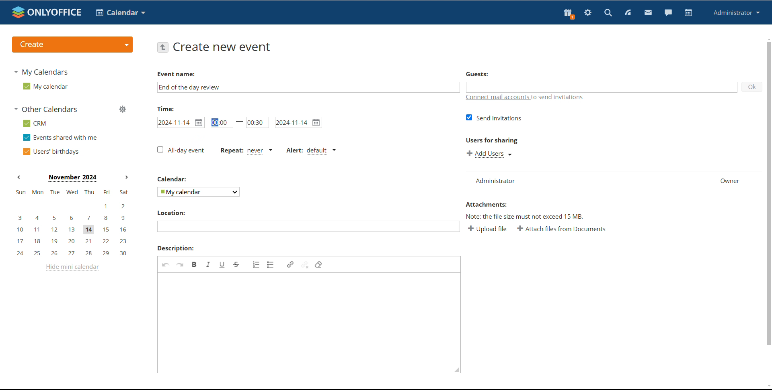  Describe the element at coordinates (477, 73) in the screenshot. I see `guests` at that location.